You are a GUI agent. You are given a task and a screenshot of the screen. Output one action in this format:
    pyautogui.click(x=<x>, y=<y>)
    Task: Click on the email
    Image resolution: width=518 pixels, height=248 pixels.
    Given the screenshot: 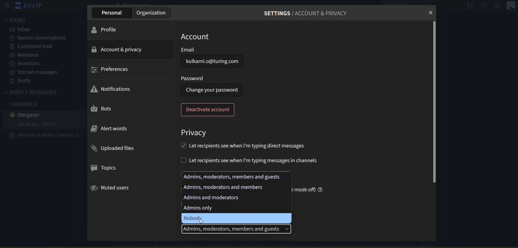 What is the action you would take?
    pyautogui.click(x=205, y=49)
    